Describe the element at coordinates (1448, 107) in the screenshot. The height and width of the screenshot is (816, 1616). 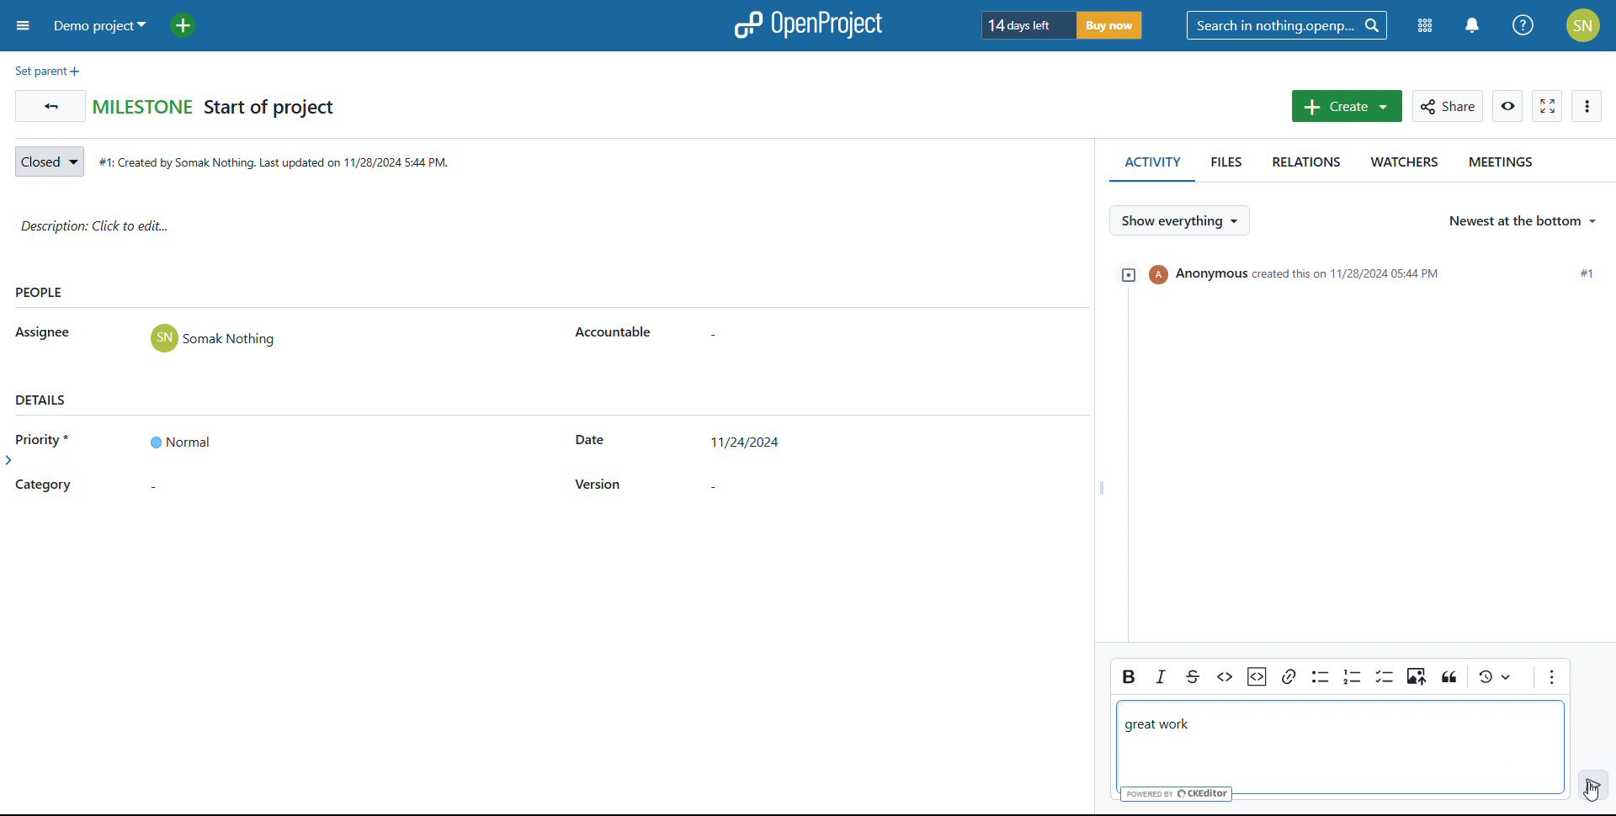
I see `share` at that location.